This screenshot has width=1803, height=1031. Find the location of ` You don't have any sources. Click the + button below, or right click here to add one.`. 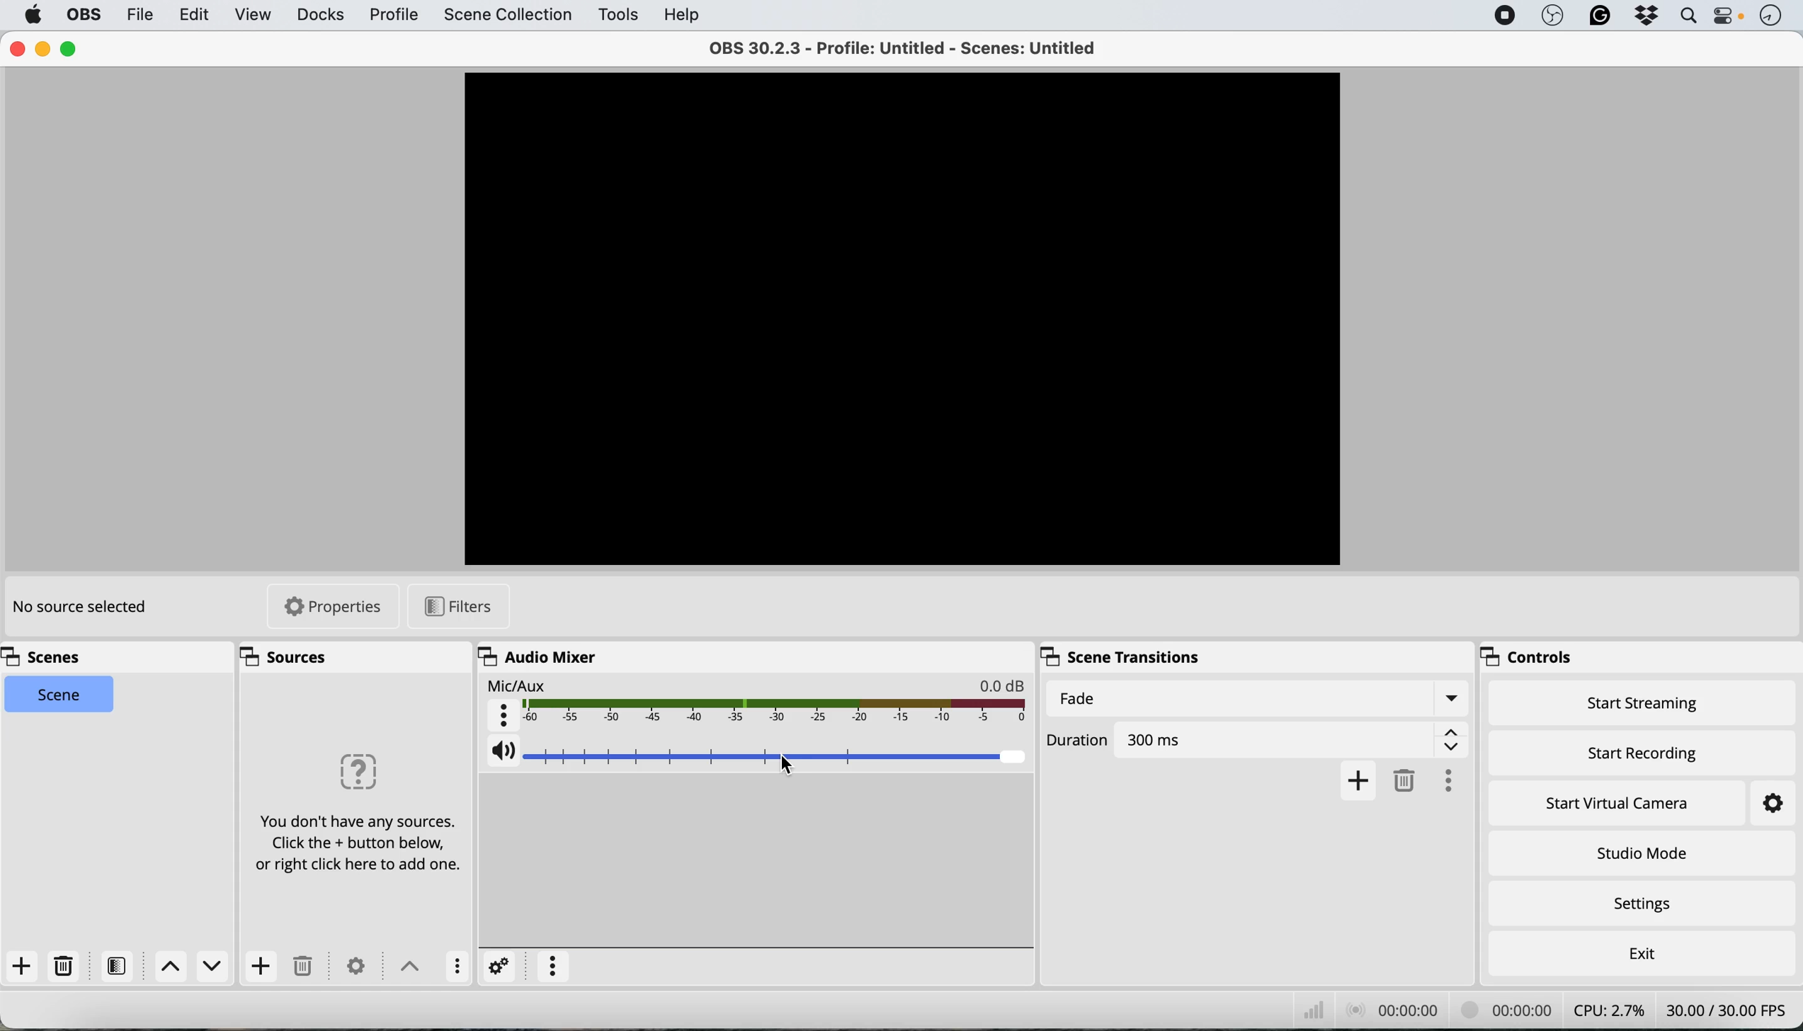

 You don't have any sources. Click the + button below, or right click here to add one. is located at coordinates (356, 814).